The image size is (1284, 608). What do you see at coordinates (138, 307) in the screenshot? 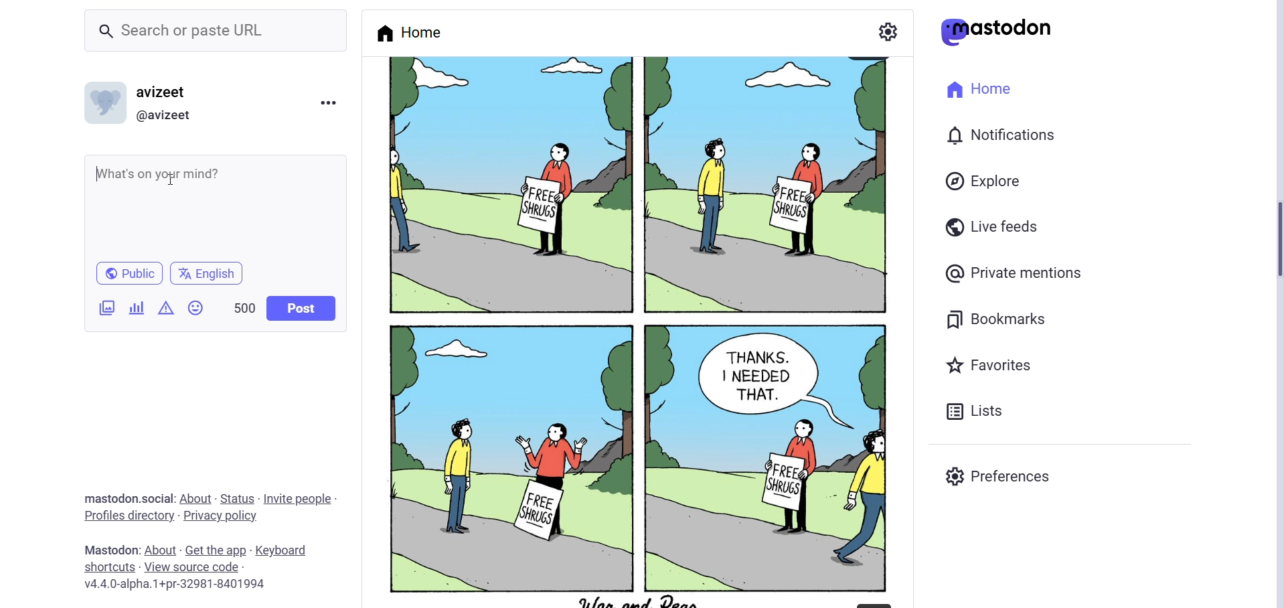
I see `Poll` at bounding box center [138, 307].